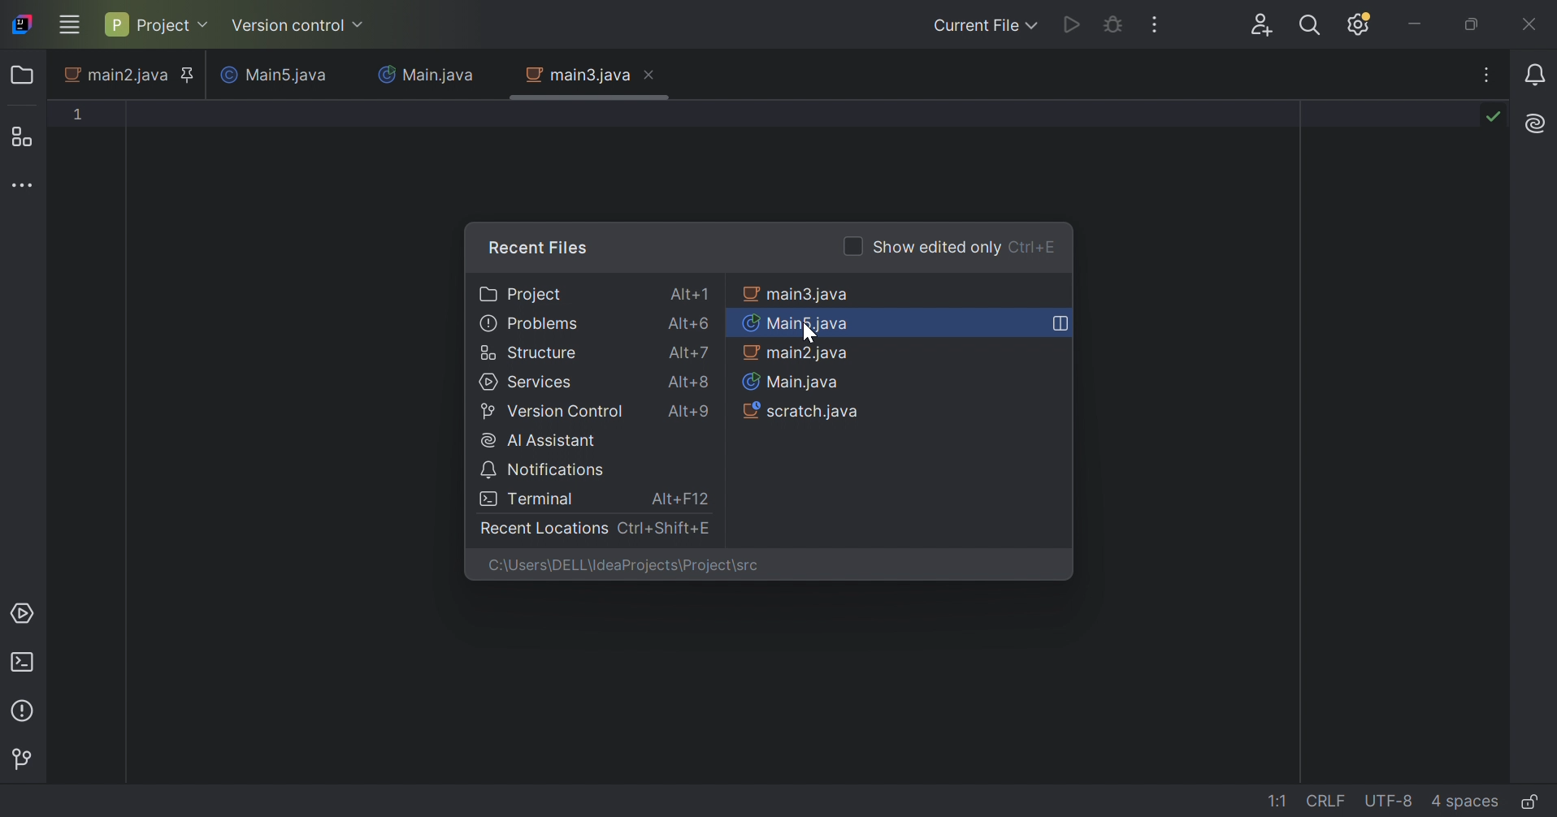 The width and height of the screenshot is (1557, 817). I want to click on Problems, so click(530, 325).